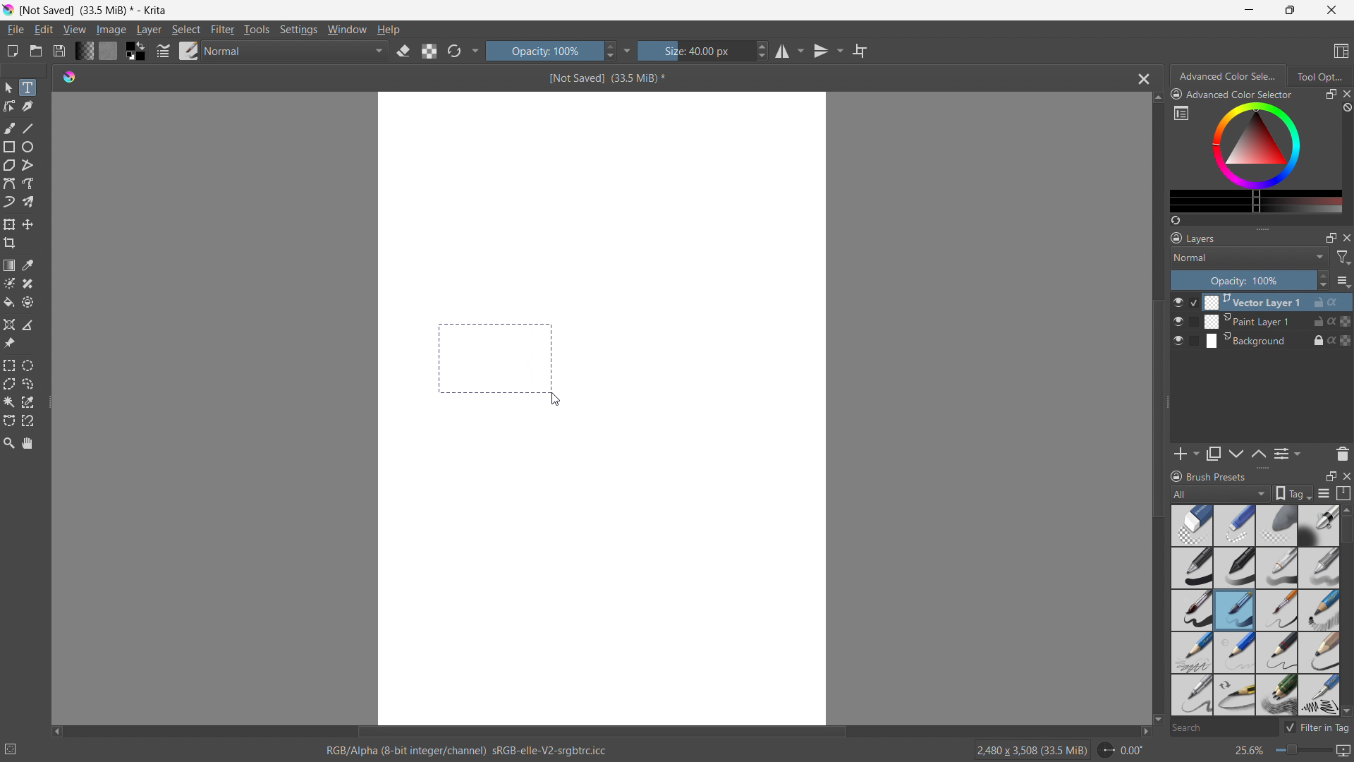 This screenshot has height=762, width=1354. Describe the element at coordinates (1317, 725) in the screenshot. I see `filter in tag` at that location.